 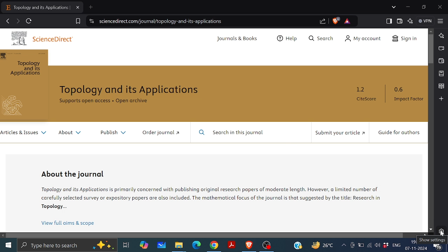 I want to click on cursor, so click(x=442, y=234).